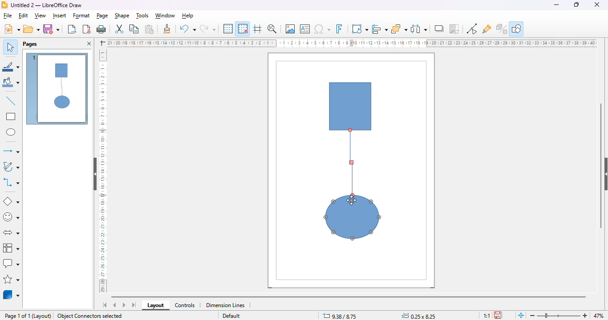  I want to click on snap to grid, so click(243, 28).